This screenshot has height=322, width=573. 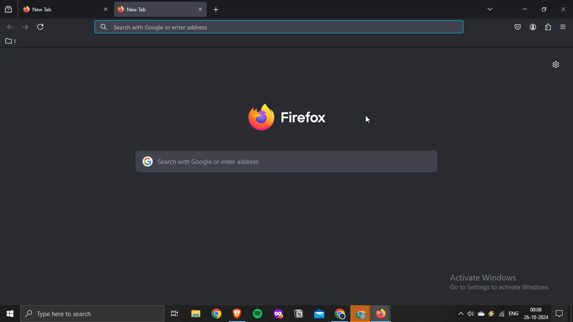 What do you see at coordinates (482, 314) in the screenshot?
I see `storage` at bounding box center [482, 314].